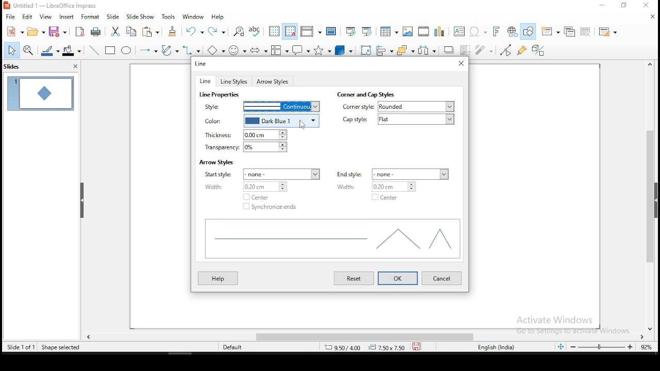 This screenshot has height=371, width=660. Describe the element at coordinates (113, 16) in the screenshot. I see `slide` at that location.